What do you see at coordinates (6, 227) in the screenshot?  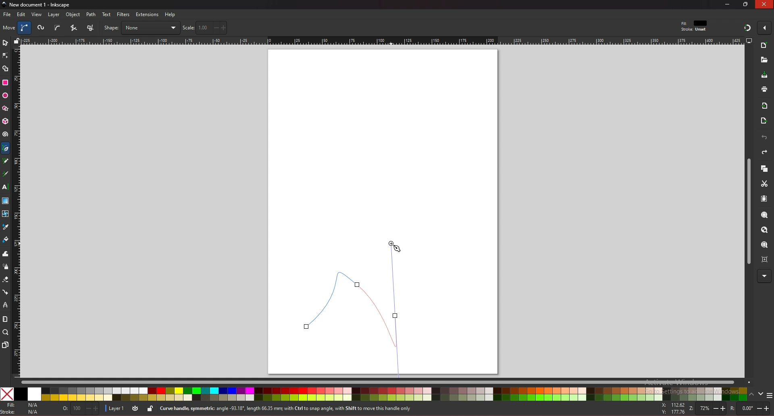 I see `dropper` at bounding box center [6, 227].